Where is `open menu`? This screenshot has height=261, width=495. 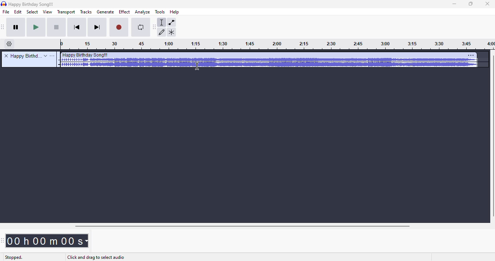
open menu is located at coordinates (52, 56).